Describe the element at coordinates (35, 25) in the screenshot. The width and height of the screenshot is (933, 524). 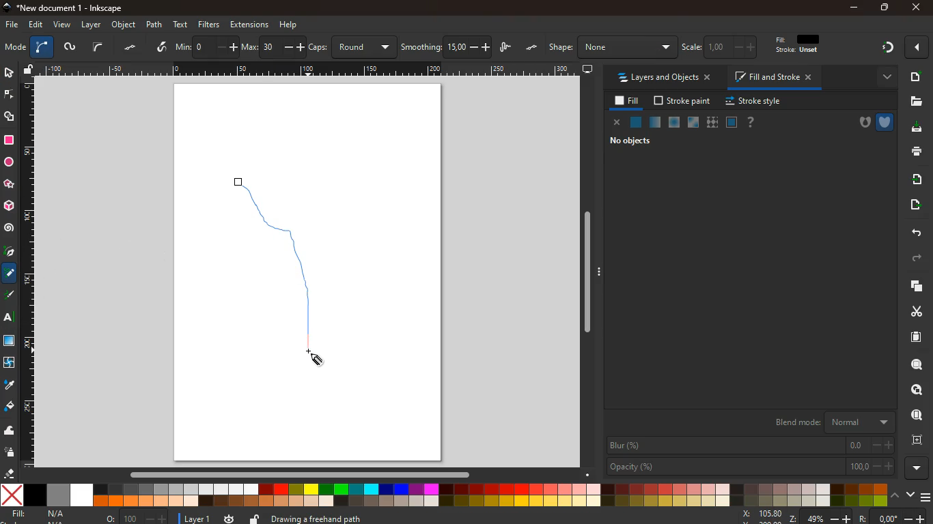
I see `edit` at that location.